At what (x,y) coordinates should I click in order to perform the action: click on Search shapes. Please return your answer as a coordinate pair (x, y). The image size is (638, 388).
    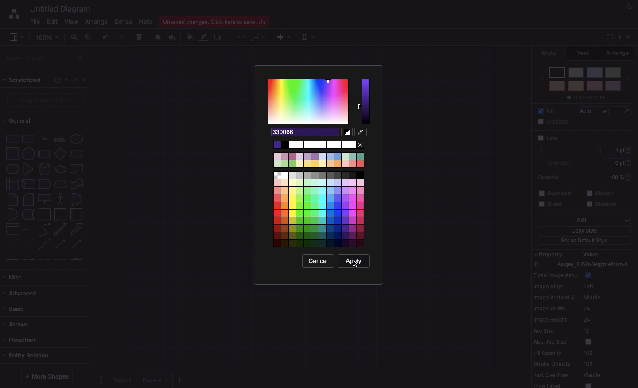
    Looking at the image, I should click on (46, 57).